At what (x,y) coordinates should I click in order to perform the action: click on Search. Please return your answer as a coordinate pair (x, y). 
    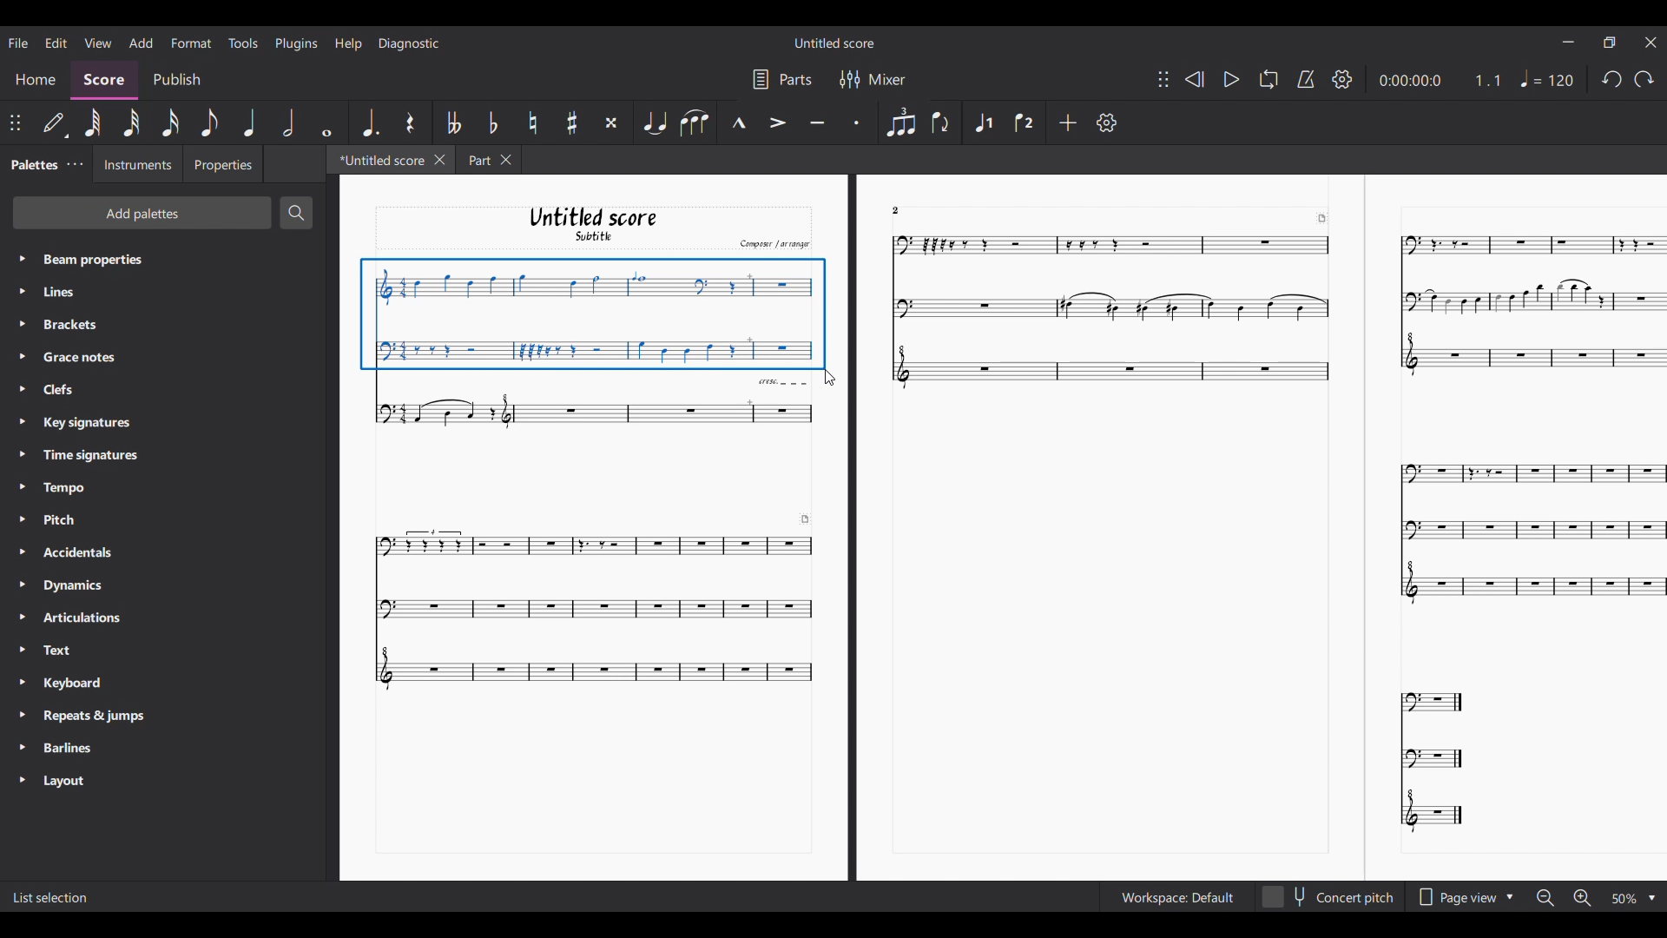
    Looking at the image, I should click on (296, 213).